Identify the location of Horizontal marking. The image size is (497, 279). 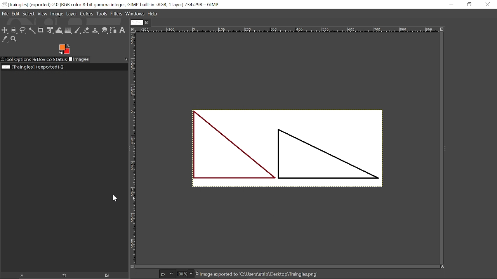
(287, 30).